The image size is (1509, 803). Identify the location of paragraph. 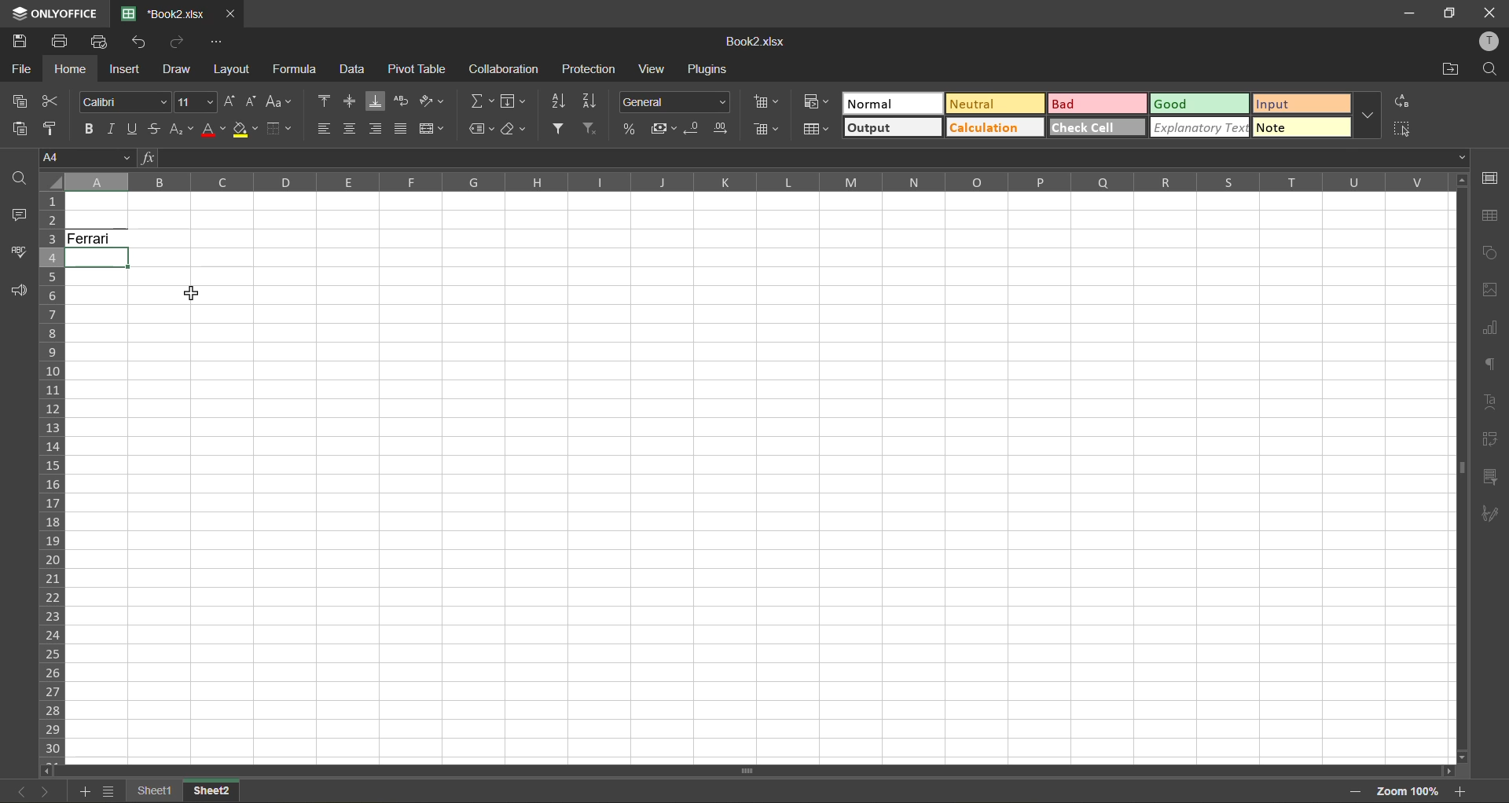
(1487, 366).